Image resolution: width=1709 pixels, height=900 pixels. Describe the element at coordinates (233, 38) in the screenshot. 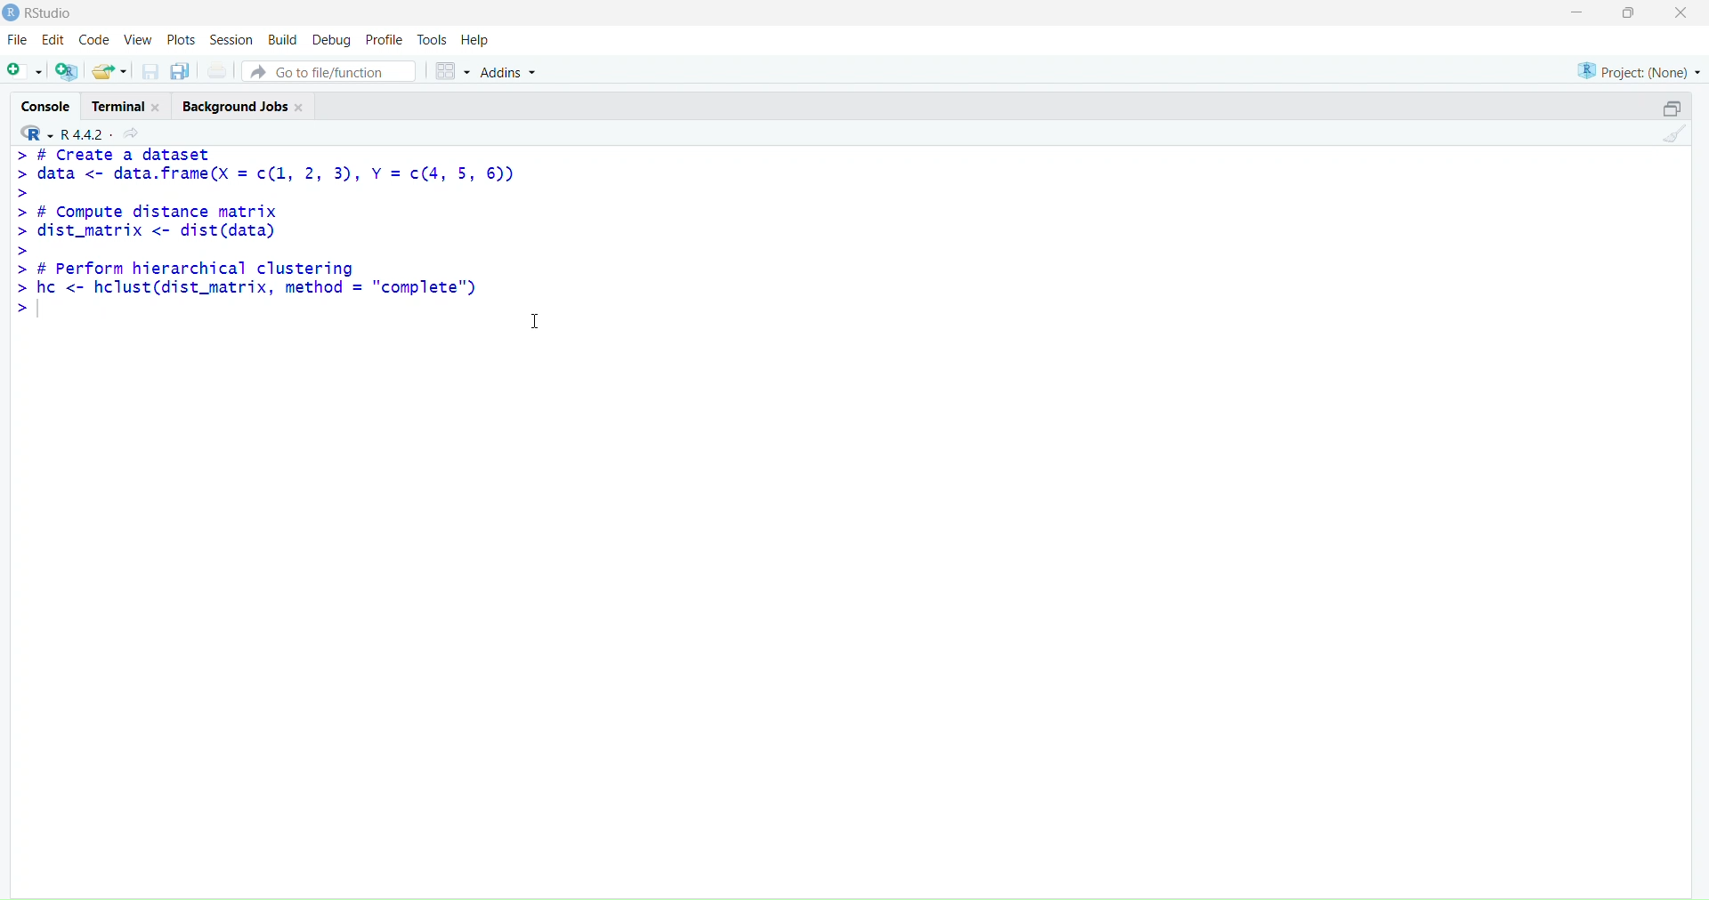

I see `Session` at that location.